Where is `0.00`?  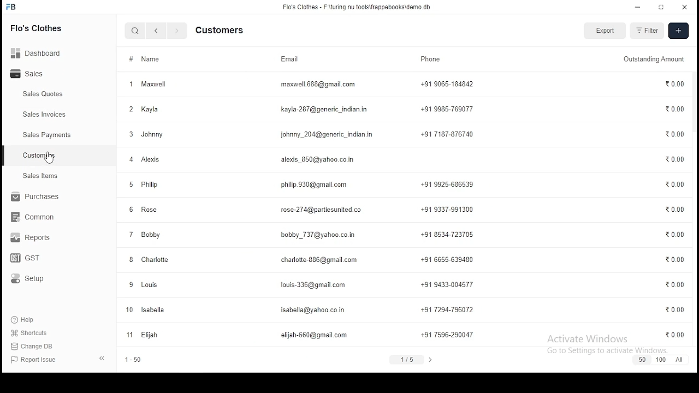 0.00 is located at coordinates (673, 310).